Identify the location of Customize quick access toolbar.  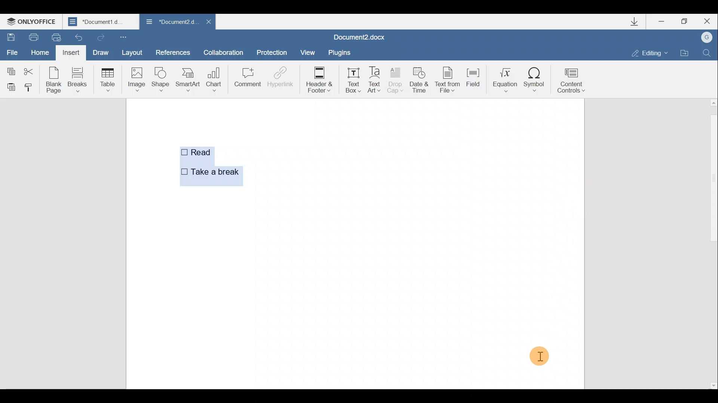
(123, 37).